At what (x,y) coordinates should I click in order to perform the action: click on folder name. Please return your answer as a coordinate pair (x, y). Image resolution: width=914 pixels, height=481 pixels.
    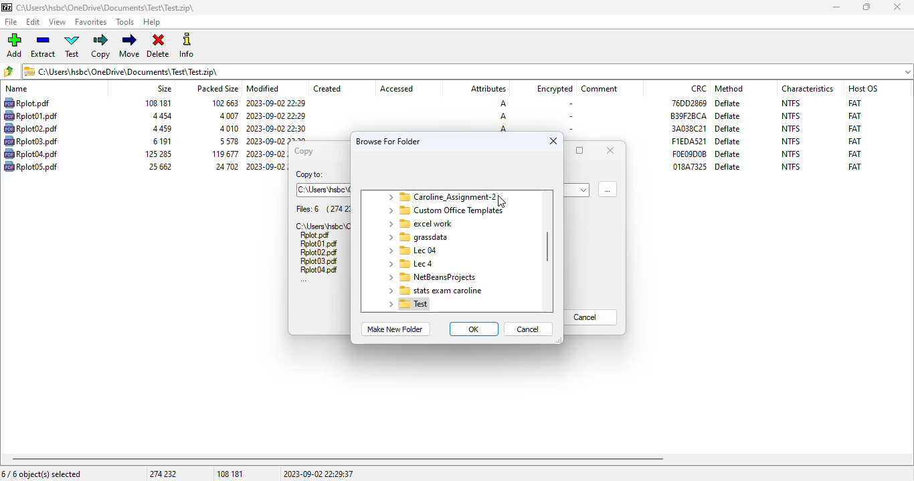
    Looking at the image, I should click on (422, 224).